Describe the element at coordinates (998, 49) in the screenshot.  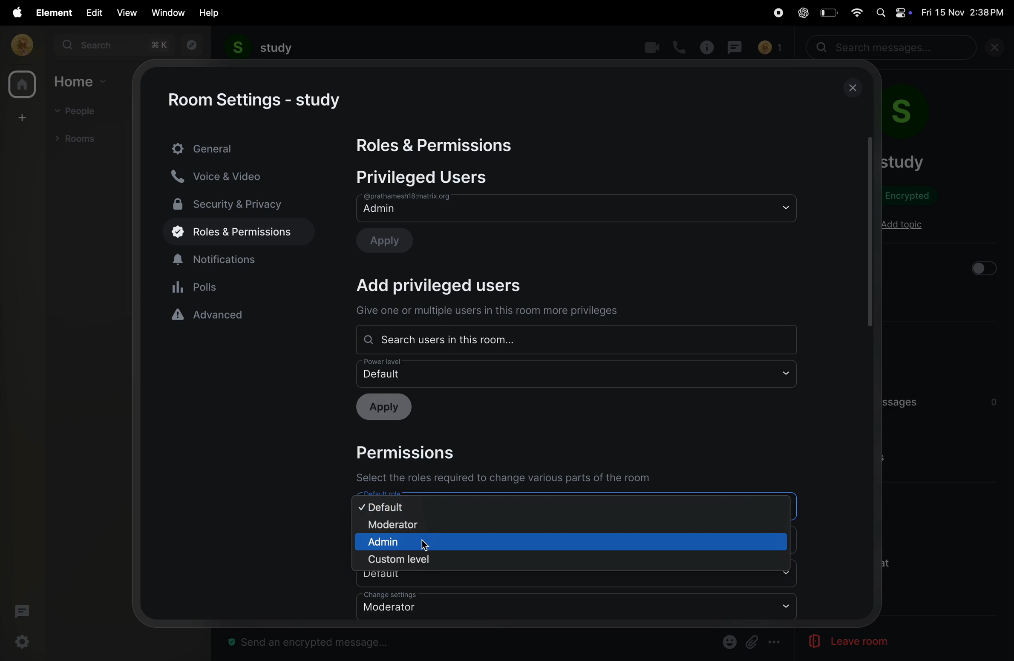
I see `close` at that location.